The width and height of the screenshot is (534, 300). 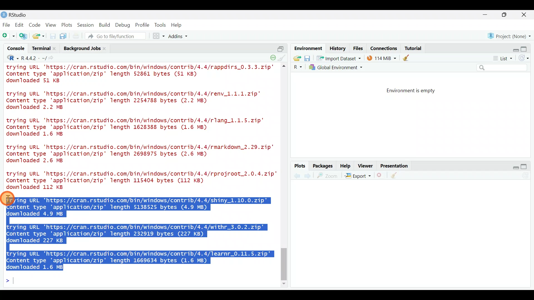 What do you see at coordinates (488, 15) in the screenshot?
I see `minimize` at bounding box center [488, 15].